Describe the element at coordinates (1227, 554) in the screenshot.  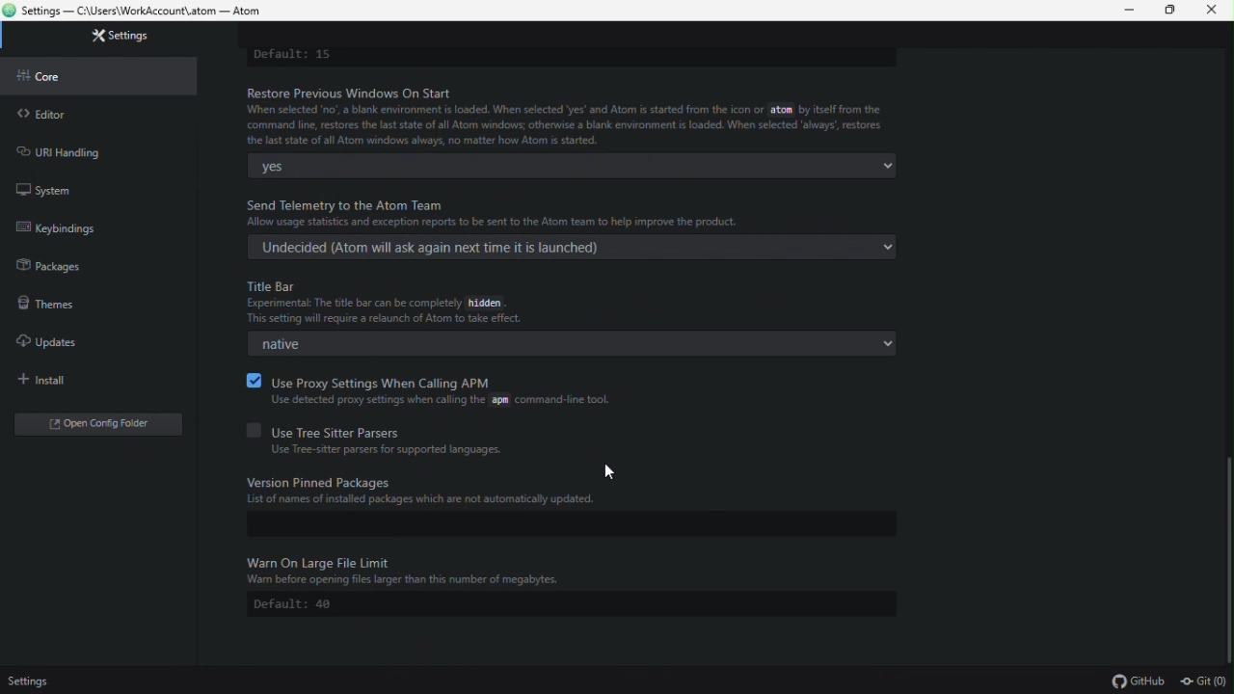
I see `scroll bar` at that location.